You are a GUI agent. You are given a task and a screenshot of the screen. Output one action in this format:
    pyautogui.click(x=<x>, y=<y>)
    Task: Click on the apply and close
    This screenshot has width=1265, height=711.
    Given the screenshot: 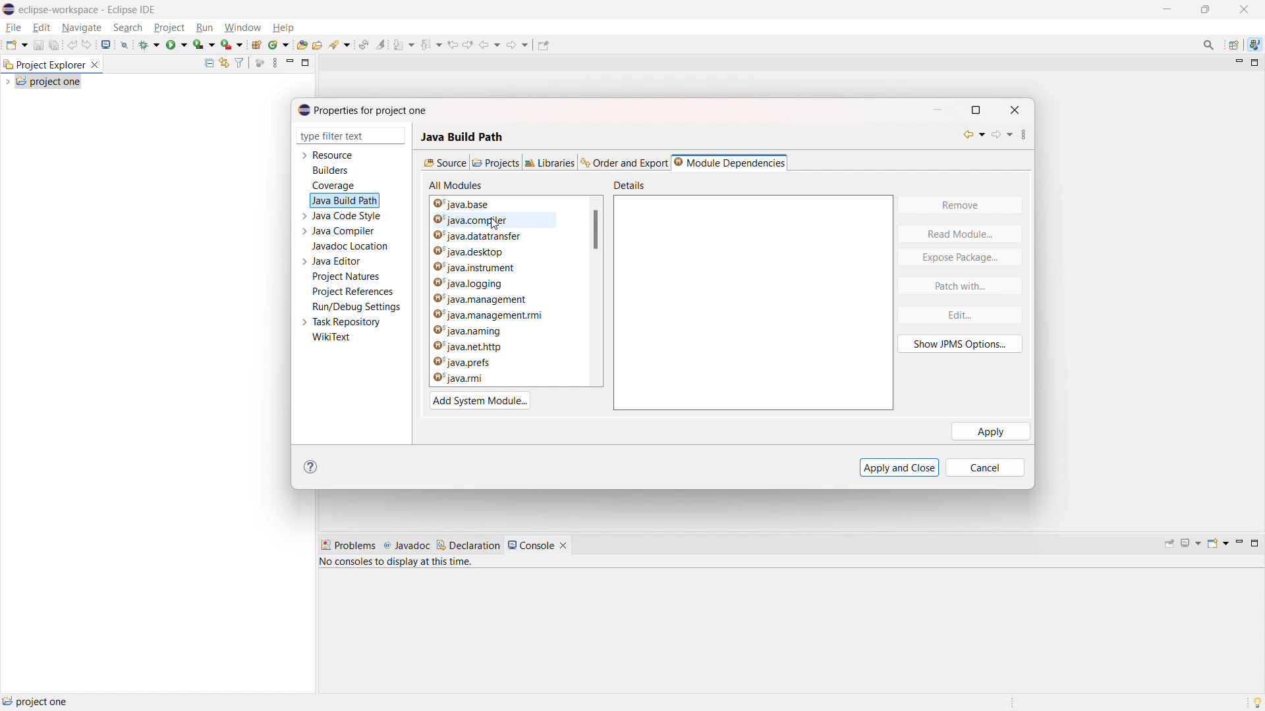 What is the action you would take?
    pyautogui.click(x=899, y=467)
    